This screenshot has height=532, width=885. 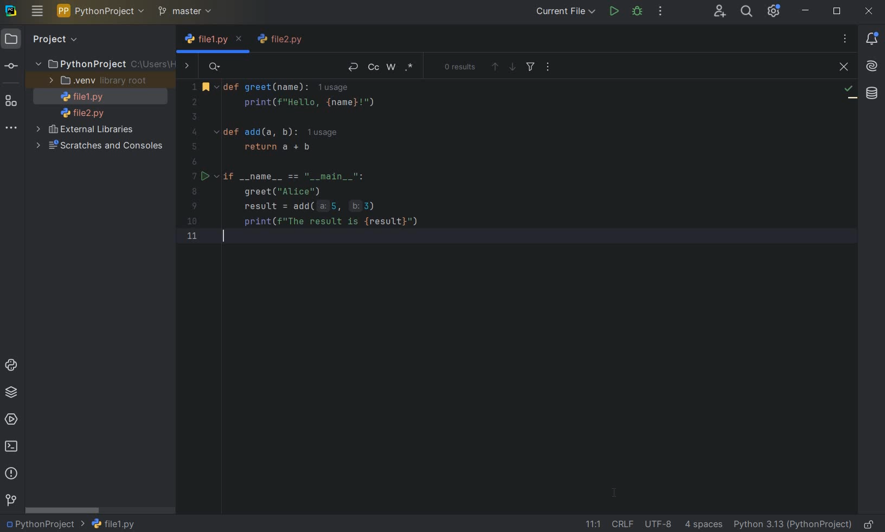 What do you see at coordinates (213, 39) in the screenshot?
I see `FILE NAME 1` at bounding box center [213, 39].